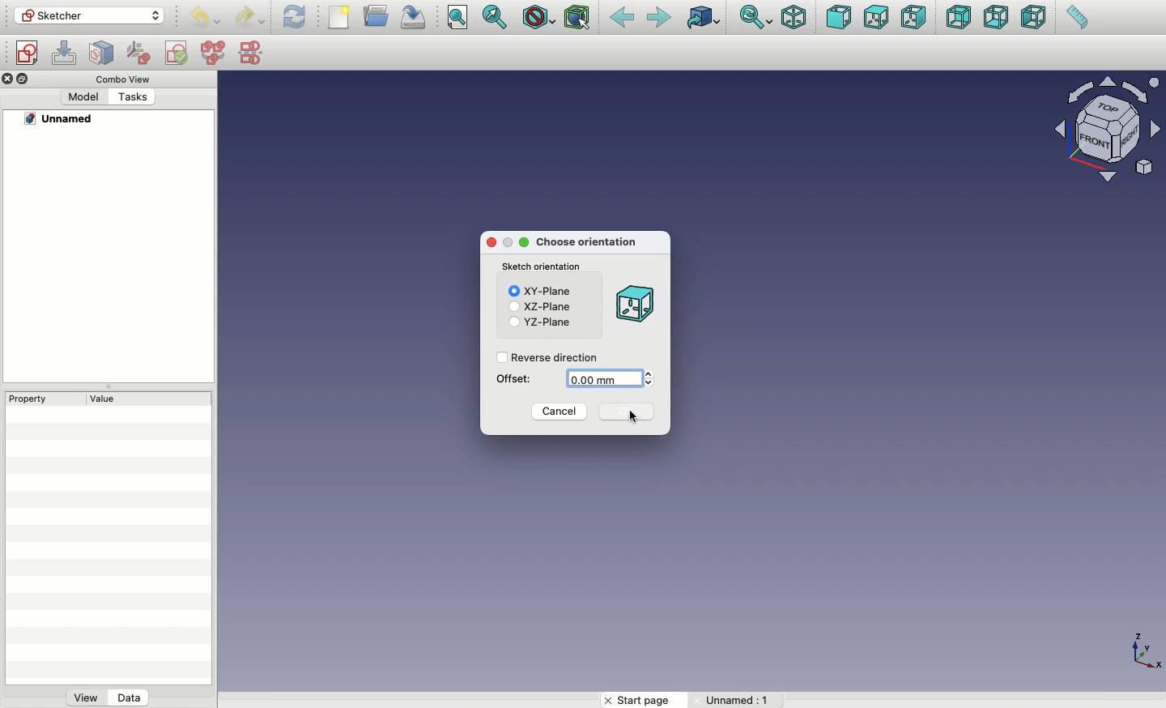  Describe the element at coordinates (496, 16) in the screenshot. I see `Fit selection` at that location.